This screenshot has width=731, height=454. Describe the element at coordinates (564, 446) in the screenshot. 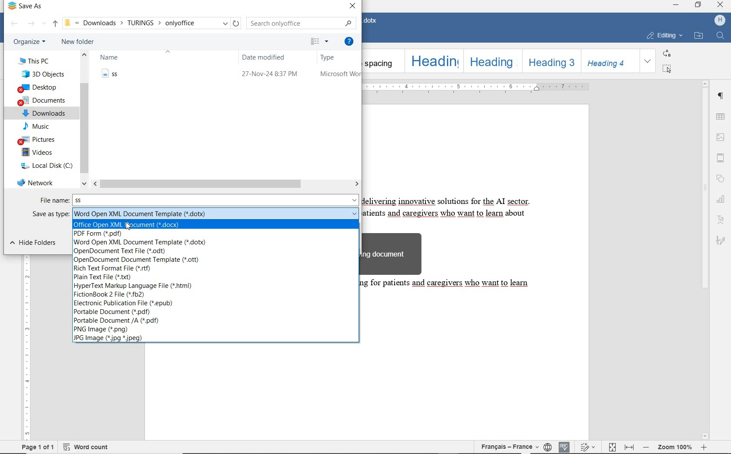

I see `SPELL CHECKING` at that location.